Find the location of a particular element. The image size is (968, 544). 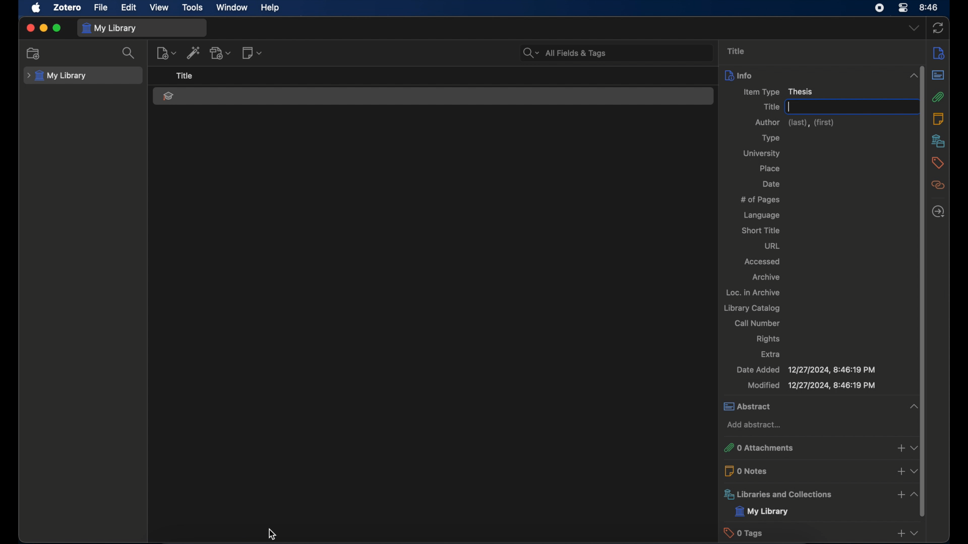

dropdown is located at coordinates (916, 533).